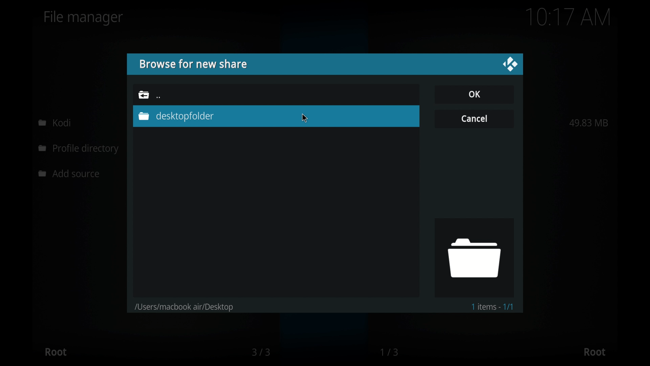 This screenshot has width=650, height=366. What do you see at coordinates (193, 64) in the screenshot?
I see `browse for new share` at bounding box center [193, 64].